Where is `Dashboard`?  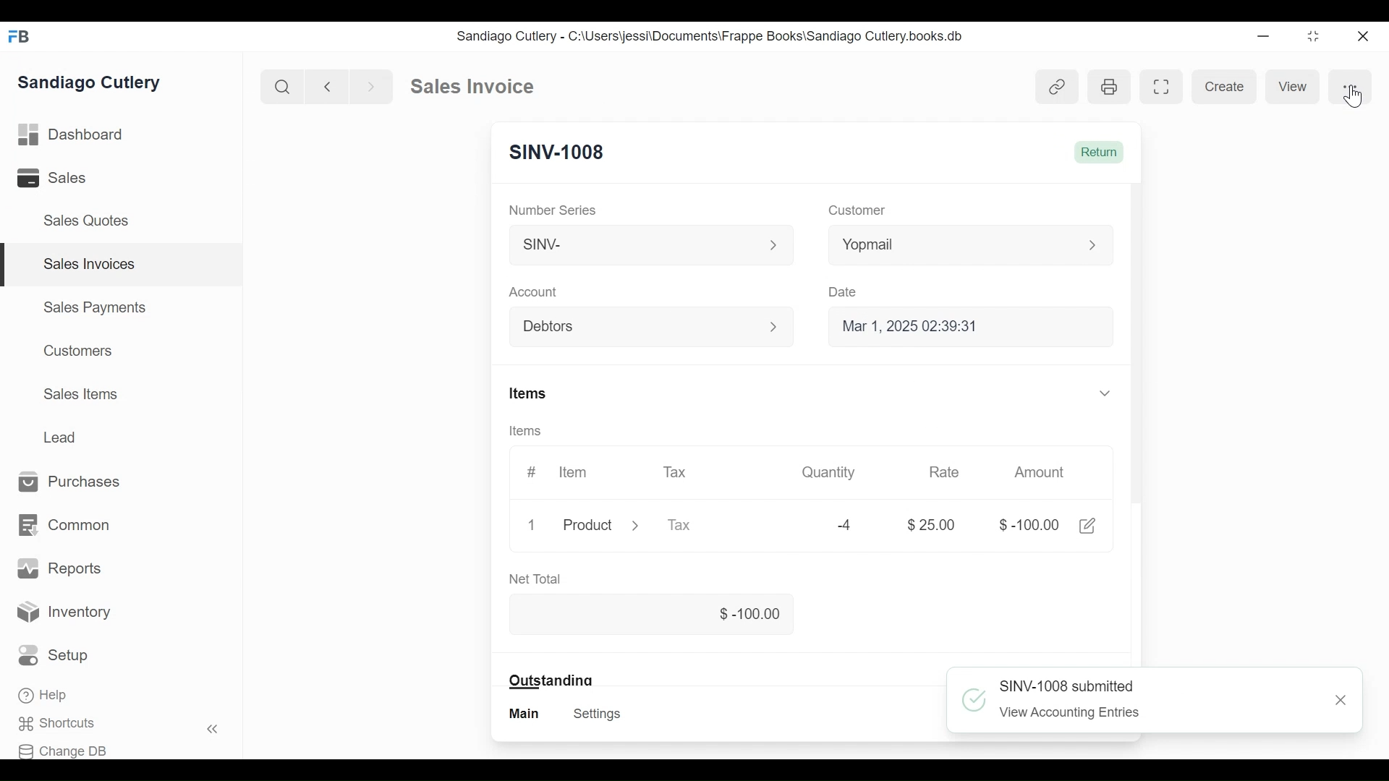
Dashboard is located at coordinates (70, 135).